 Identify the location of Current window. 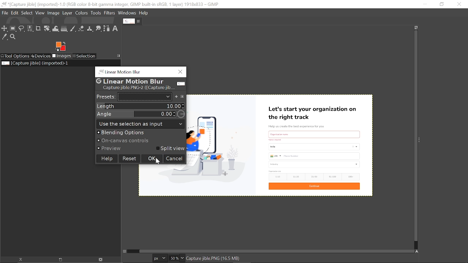
(111, 4).